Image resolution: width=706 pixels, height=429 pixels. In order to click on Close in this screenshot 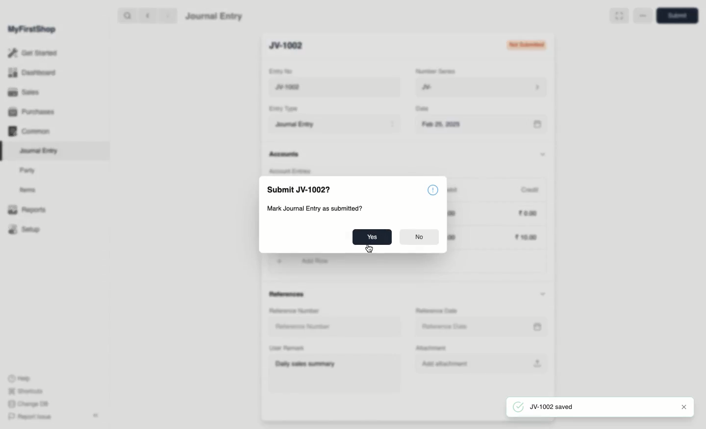, I will do `click(683, 407)`.